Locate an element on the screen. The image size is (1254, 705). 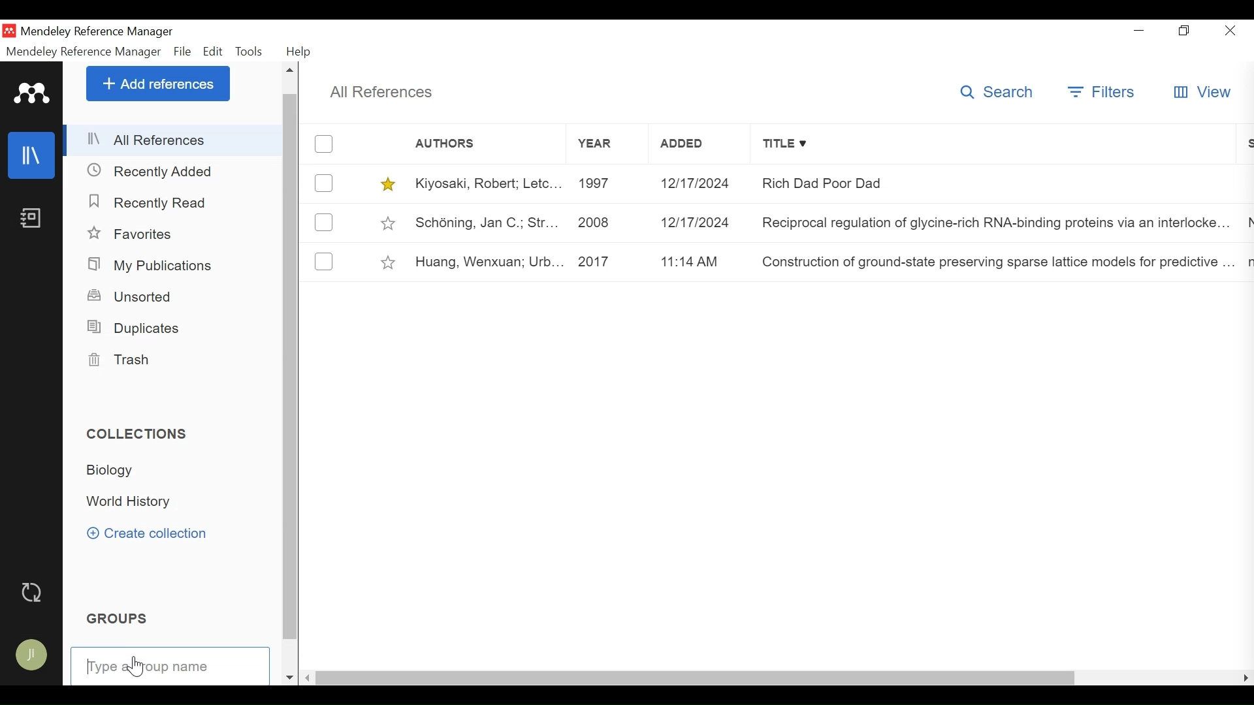
12/17/2024 is located at coordinates (699, 221).